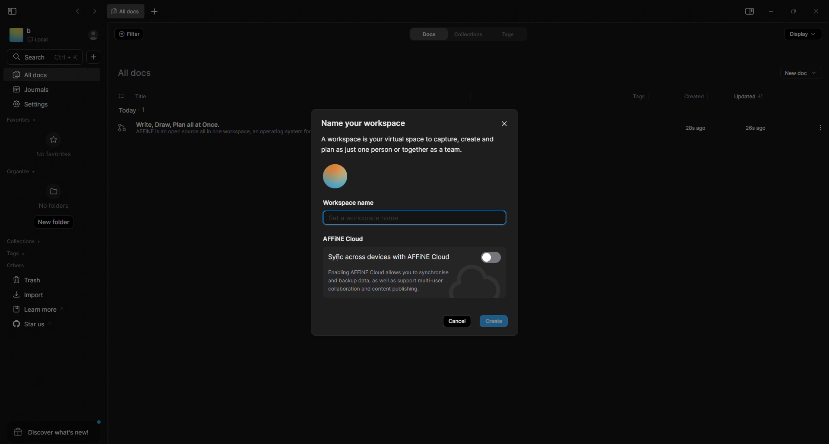 Image resolution: width=829 pixels, height=444 pixels. I want to click on create, so click(496, 321).